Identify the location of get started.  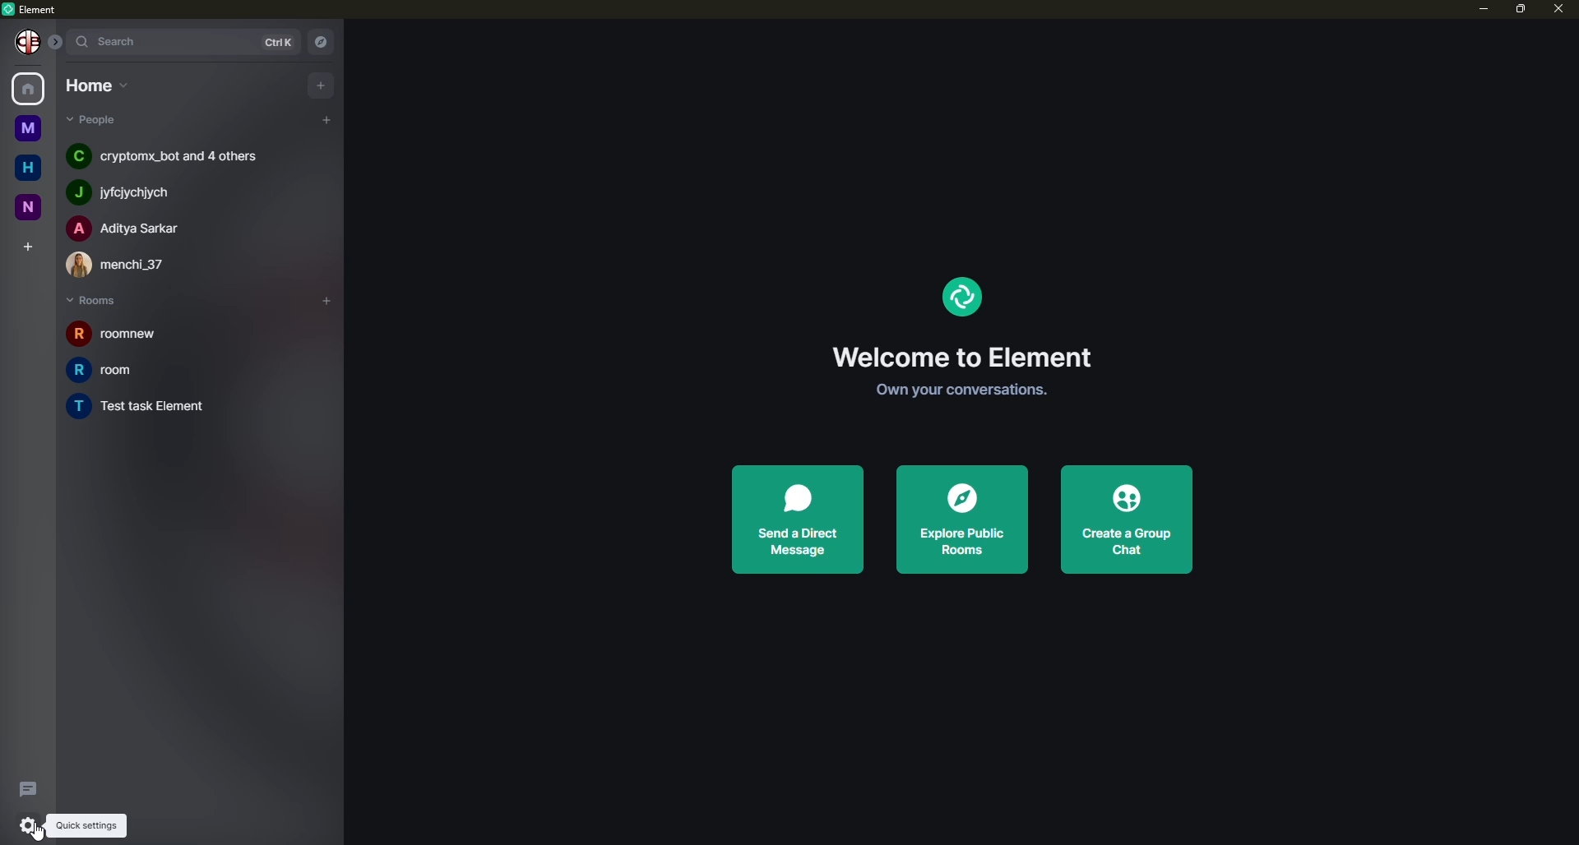
(955, 390).